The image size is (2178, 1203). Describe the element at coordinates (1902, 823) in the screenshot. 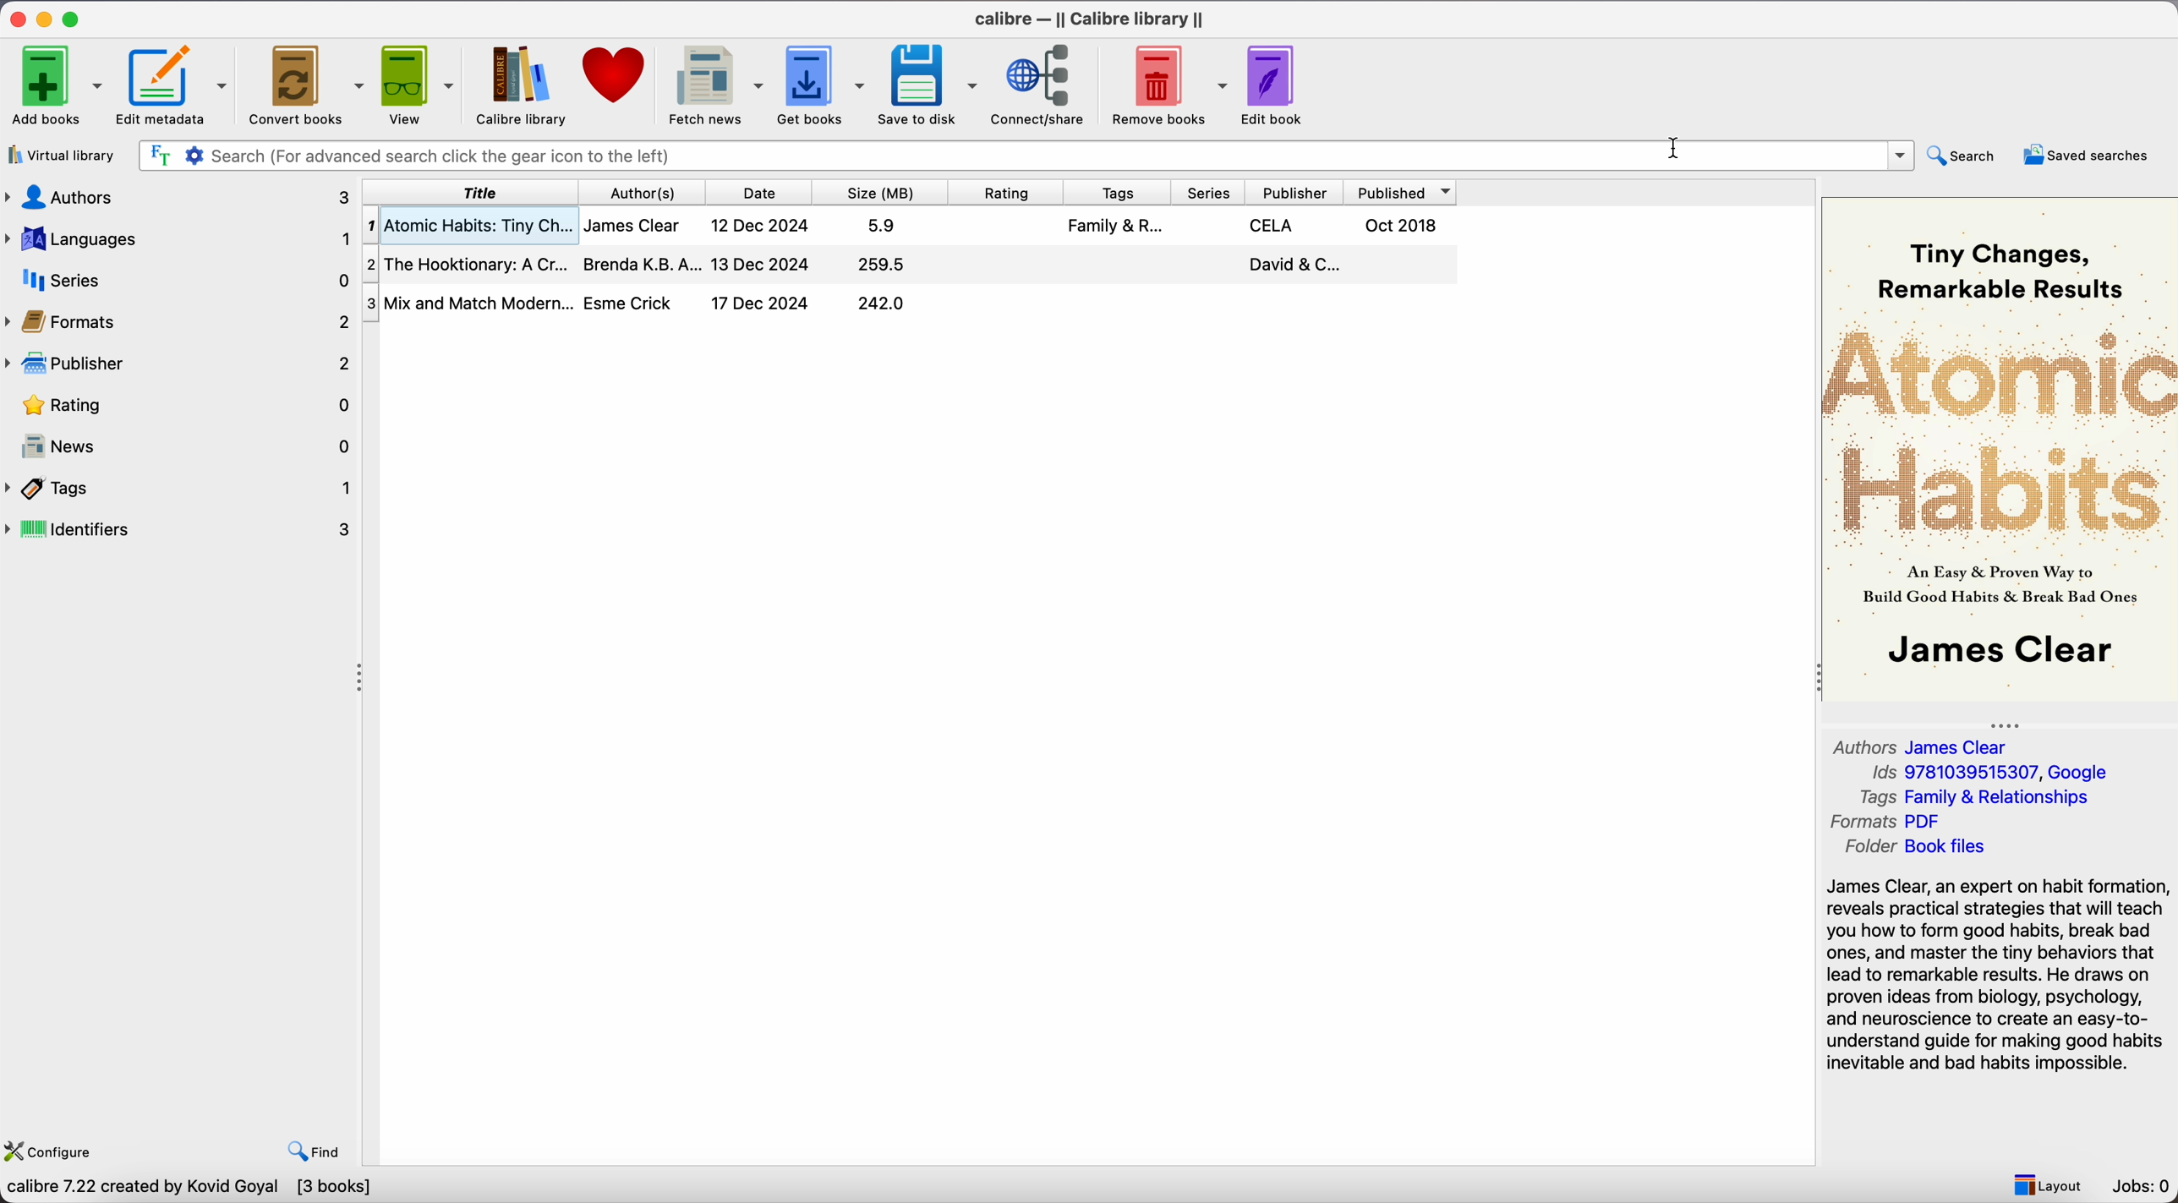

I see `Formats PDF` at that location.